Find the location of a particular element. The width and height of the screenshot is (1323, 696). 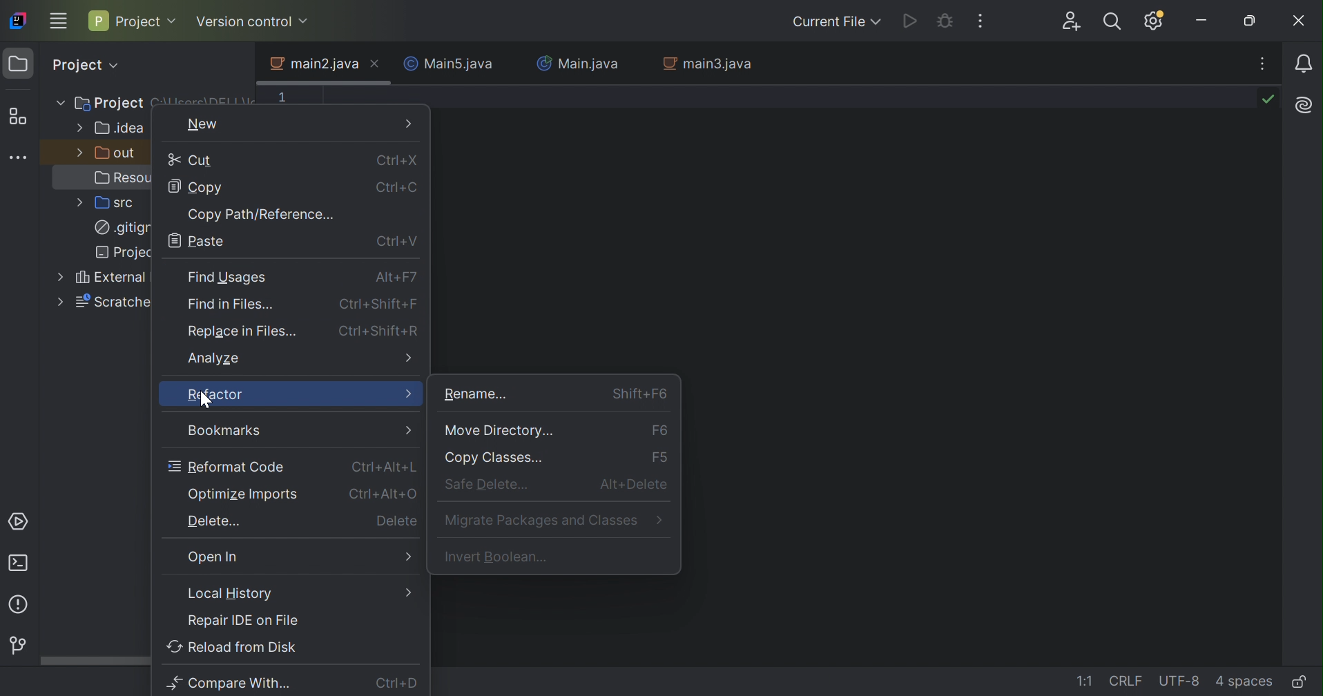

Analyze is located at coordinates (213, 360).